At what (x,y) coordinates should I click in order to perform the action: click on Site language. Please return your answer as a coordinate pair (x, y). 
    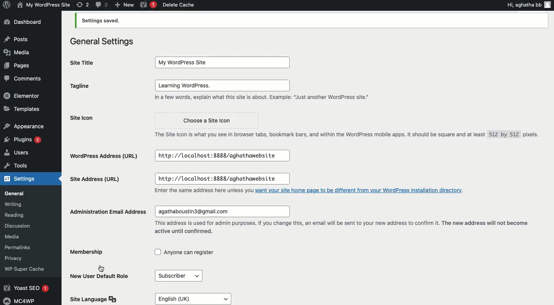
    Looking at the image, I should click on (96, 300).